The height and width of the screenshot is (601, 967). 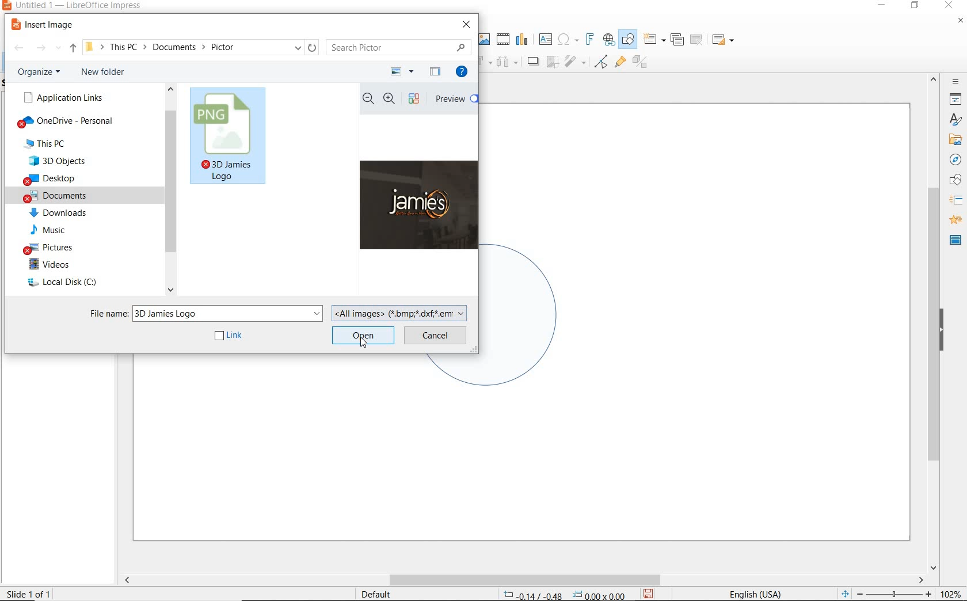 What do you see at coordinates (364, 342) in the screenshot?
I see `Cursor` at bounding box center [364, 342].